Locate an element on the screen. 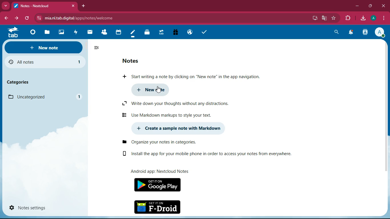 The image size is (390, 219). android app is located at coordinates (160, 171).